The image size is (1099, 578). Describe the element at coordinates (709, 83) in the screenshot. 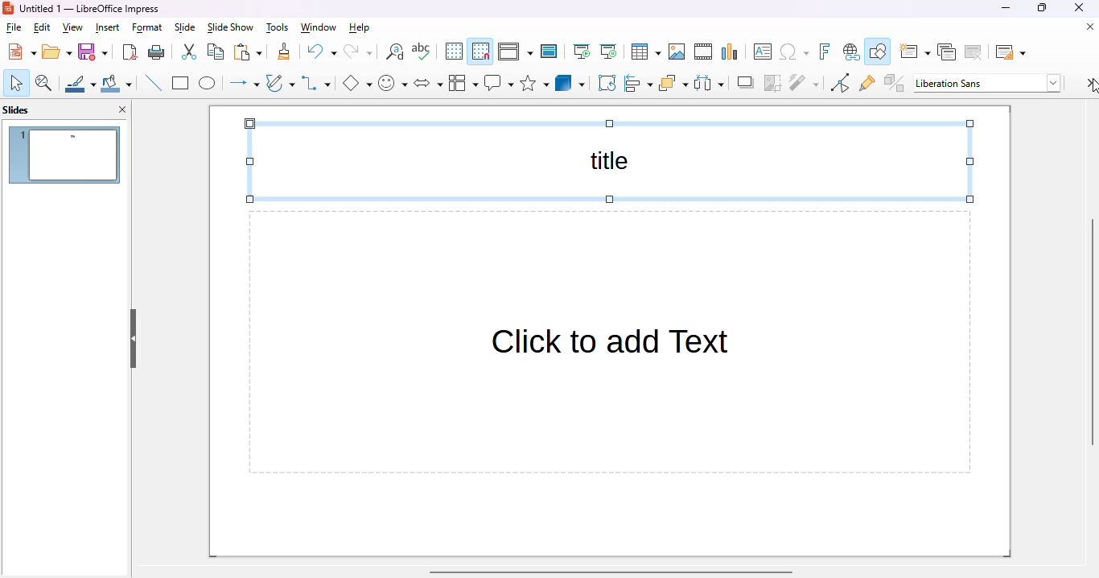

I see `select at least three objects to distribute` at that location.